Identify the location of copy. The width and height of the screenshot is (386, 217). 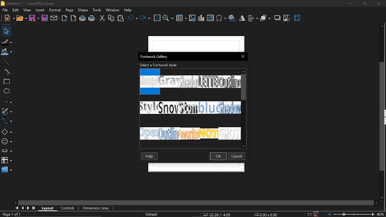
(112, 18).